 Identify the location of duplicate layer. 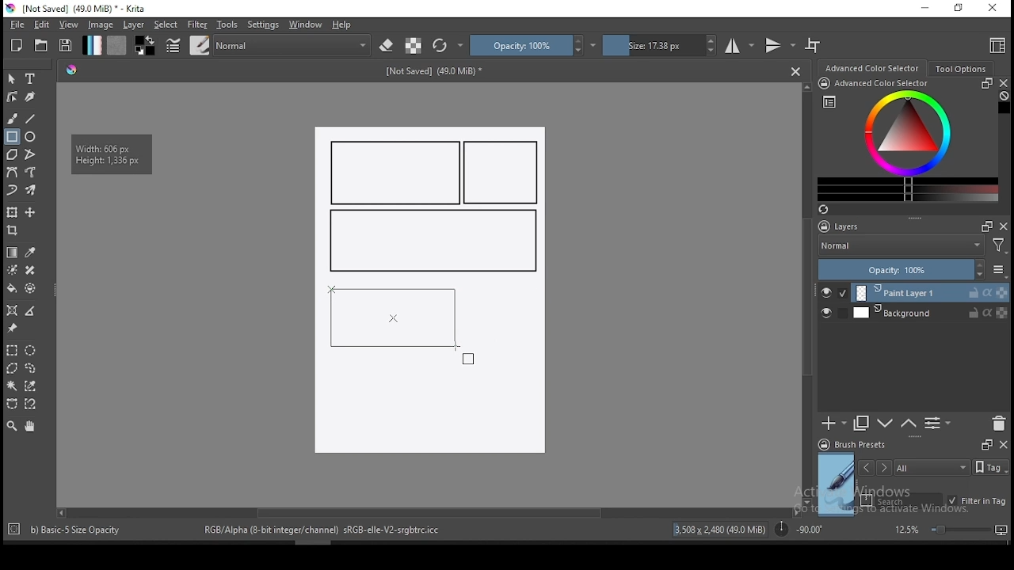
(862, 423).